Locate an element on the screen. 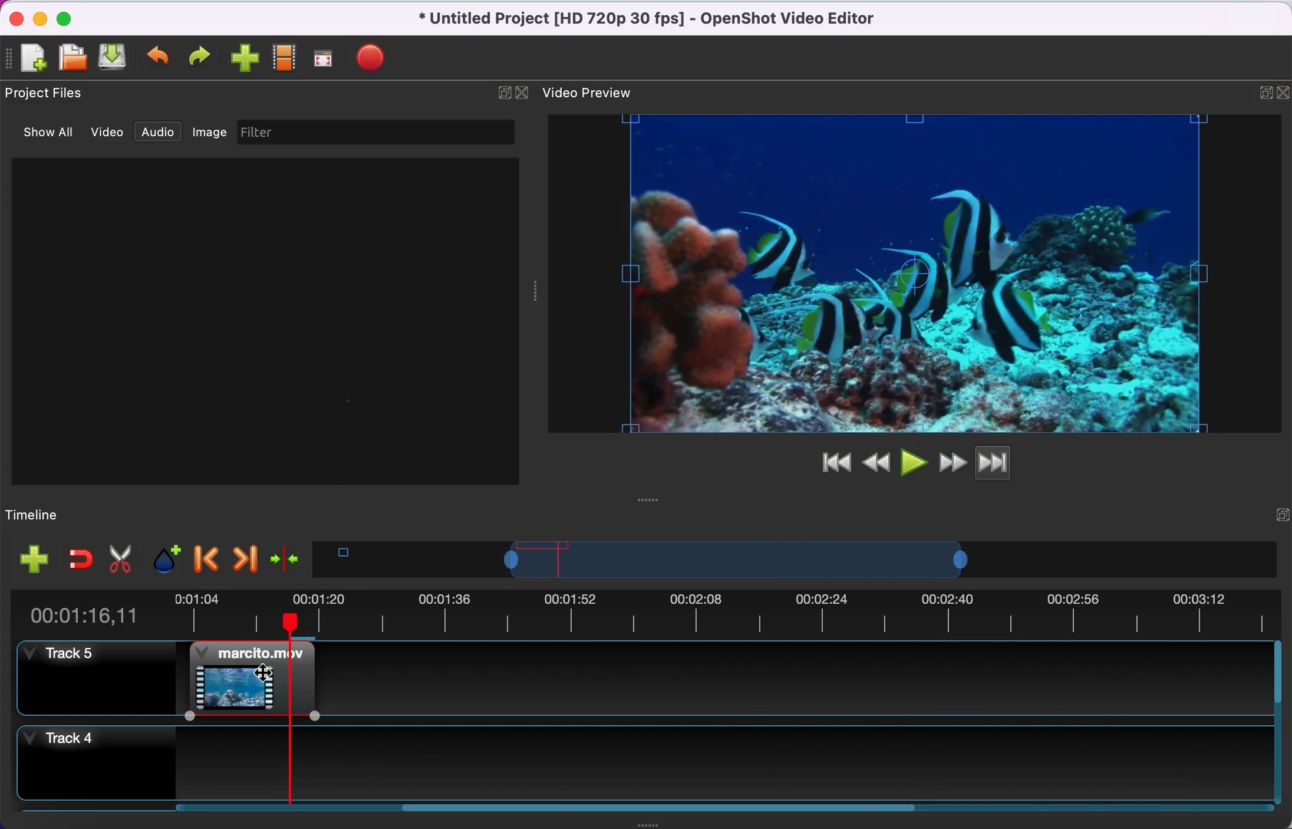  add marker is located at coordinates (164, 558).